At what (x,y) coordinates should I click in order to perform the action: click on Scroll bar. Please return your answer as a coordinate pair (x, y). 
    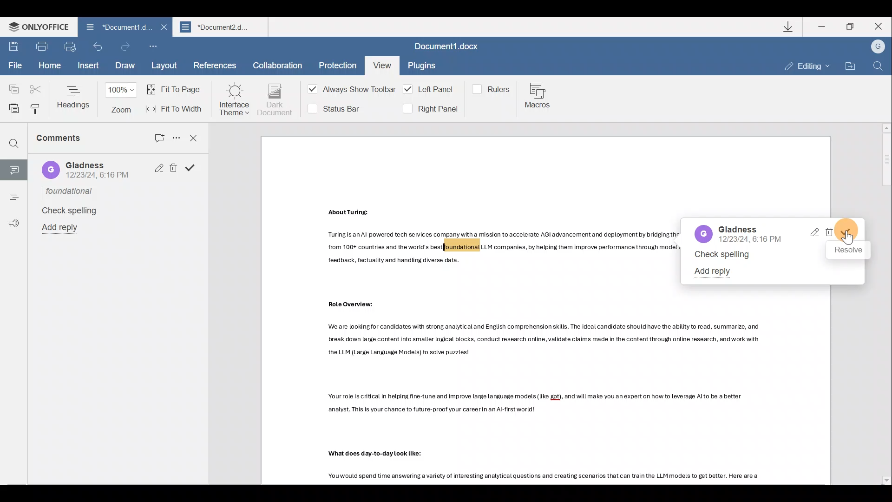
    Looking at the image, I should click on (883, 304).